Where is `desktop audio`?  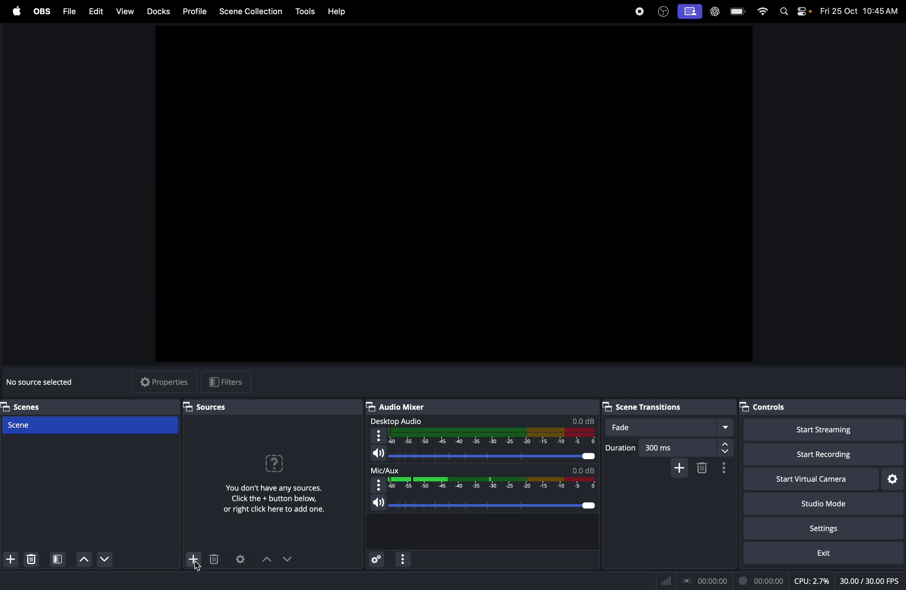
desktop audio is located at coordinates (484, 436).